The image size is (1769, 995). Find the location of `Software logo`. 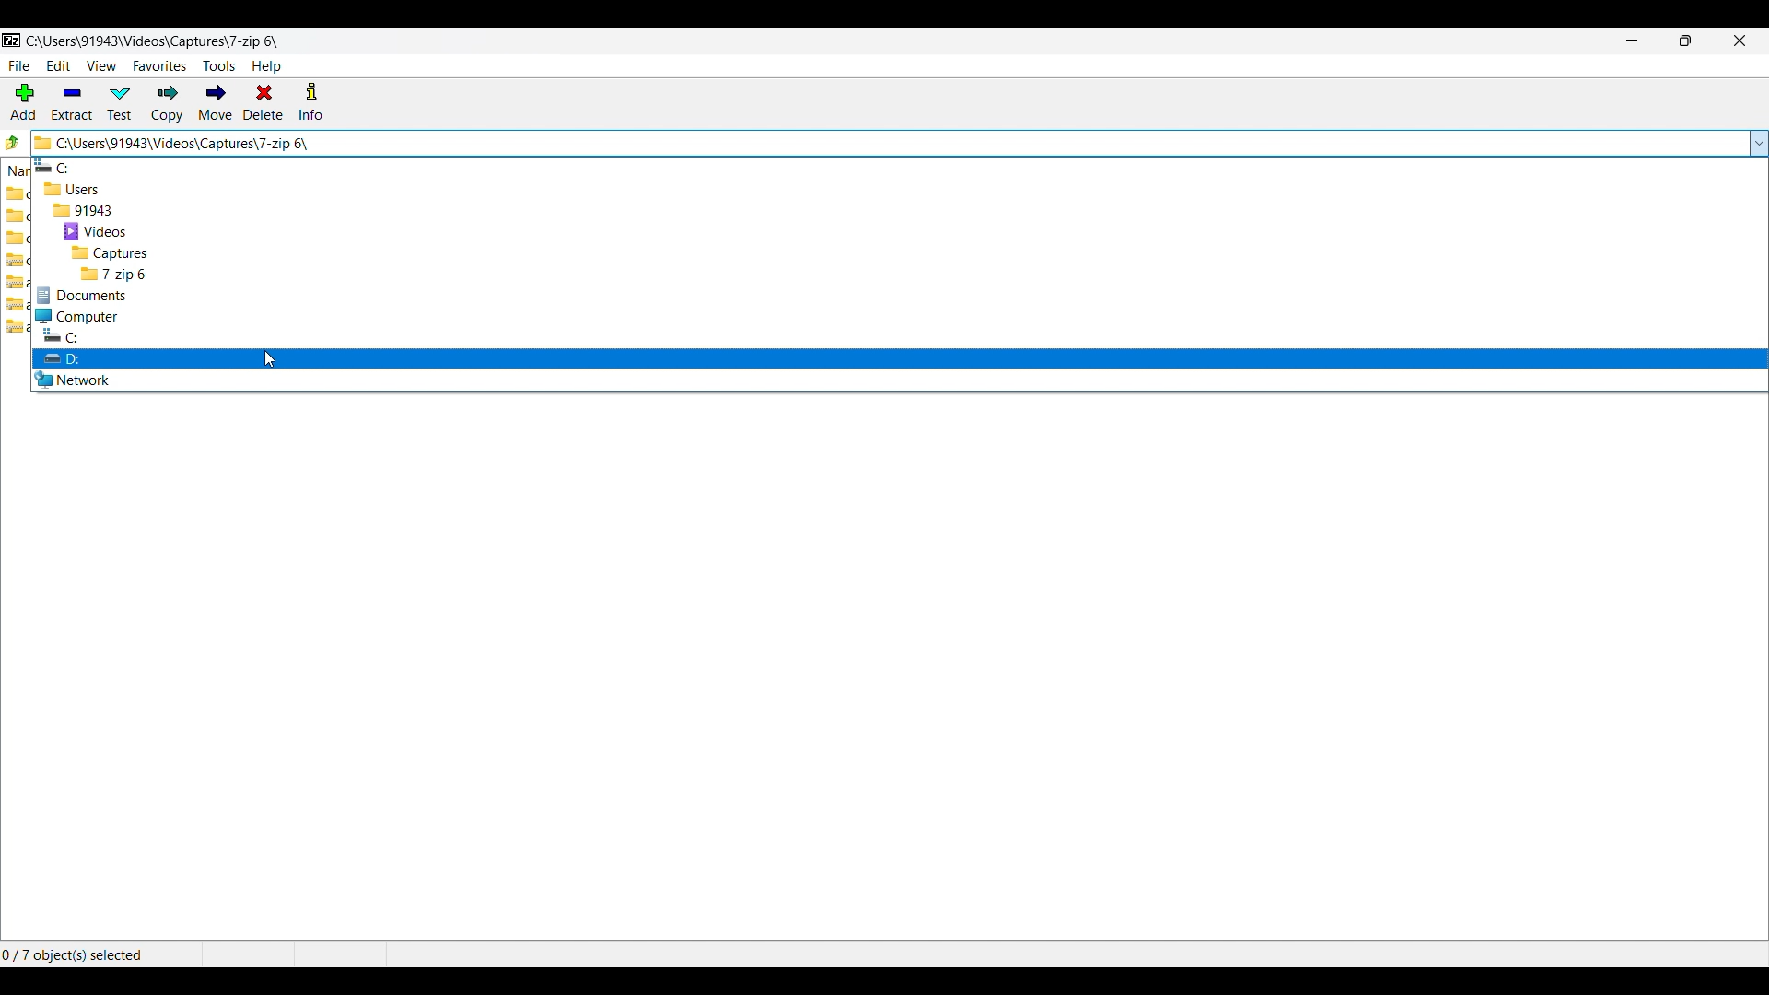

Software logo is located at coordinates (12, 41).